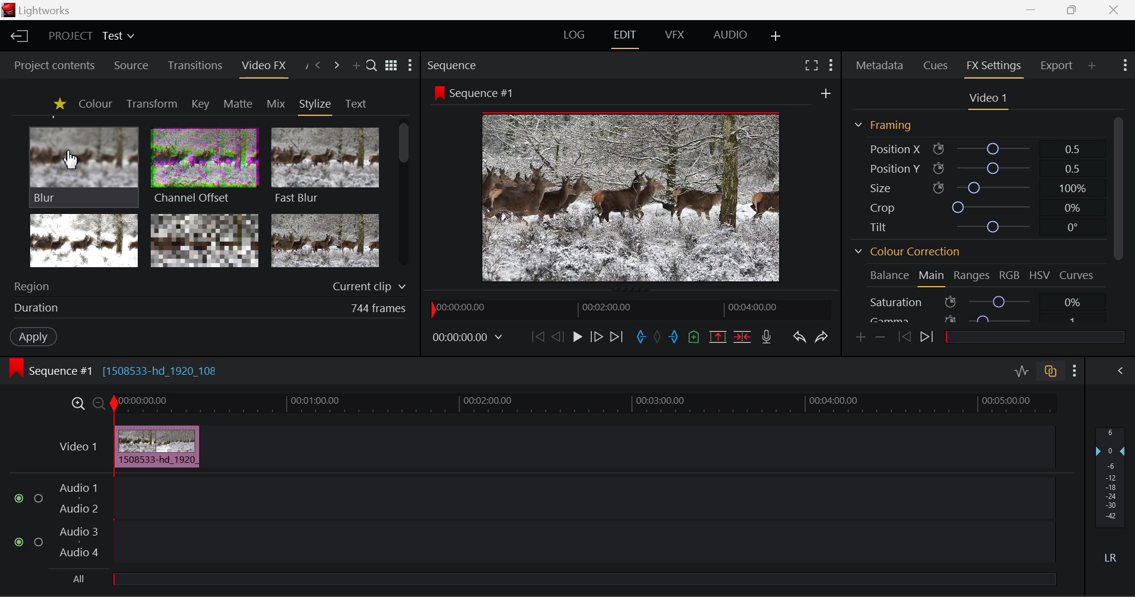 Image resolution: width=1135 pixels, height=597 pixels. I want to click on Mosaic, so click(206, 241).